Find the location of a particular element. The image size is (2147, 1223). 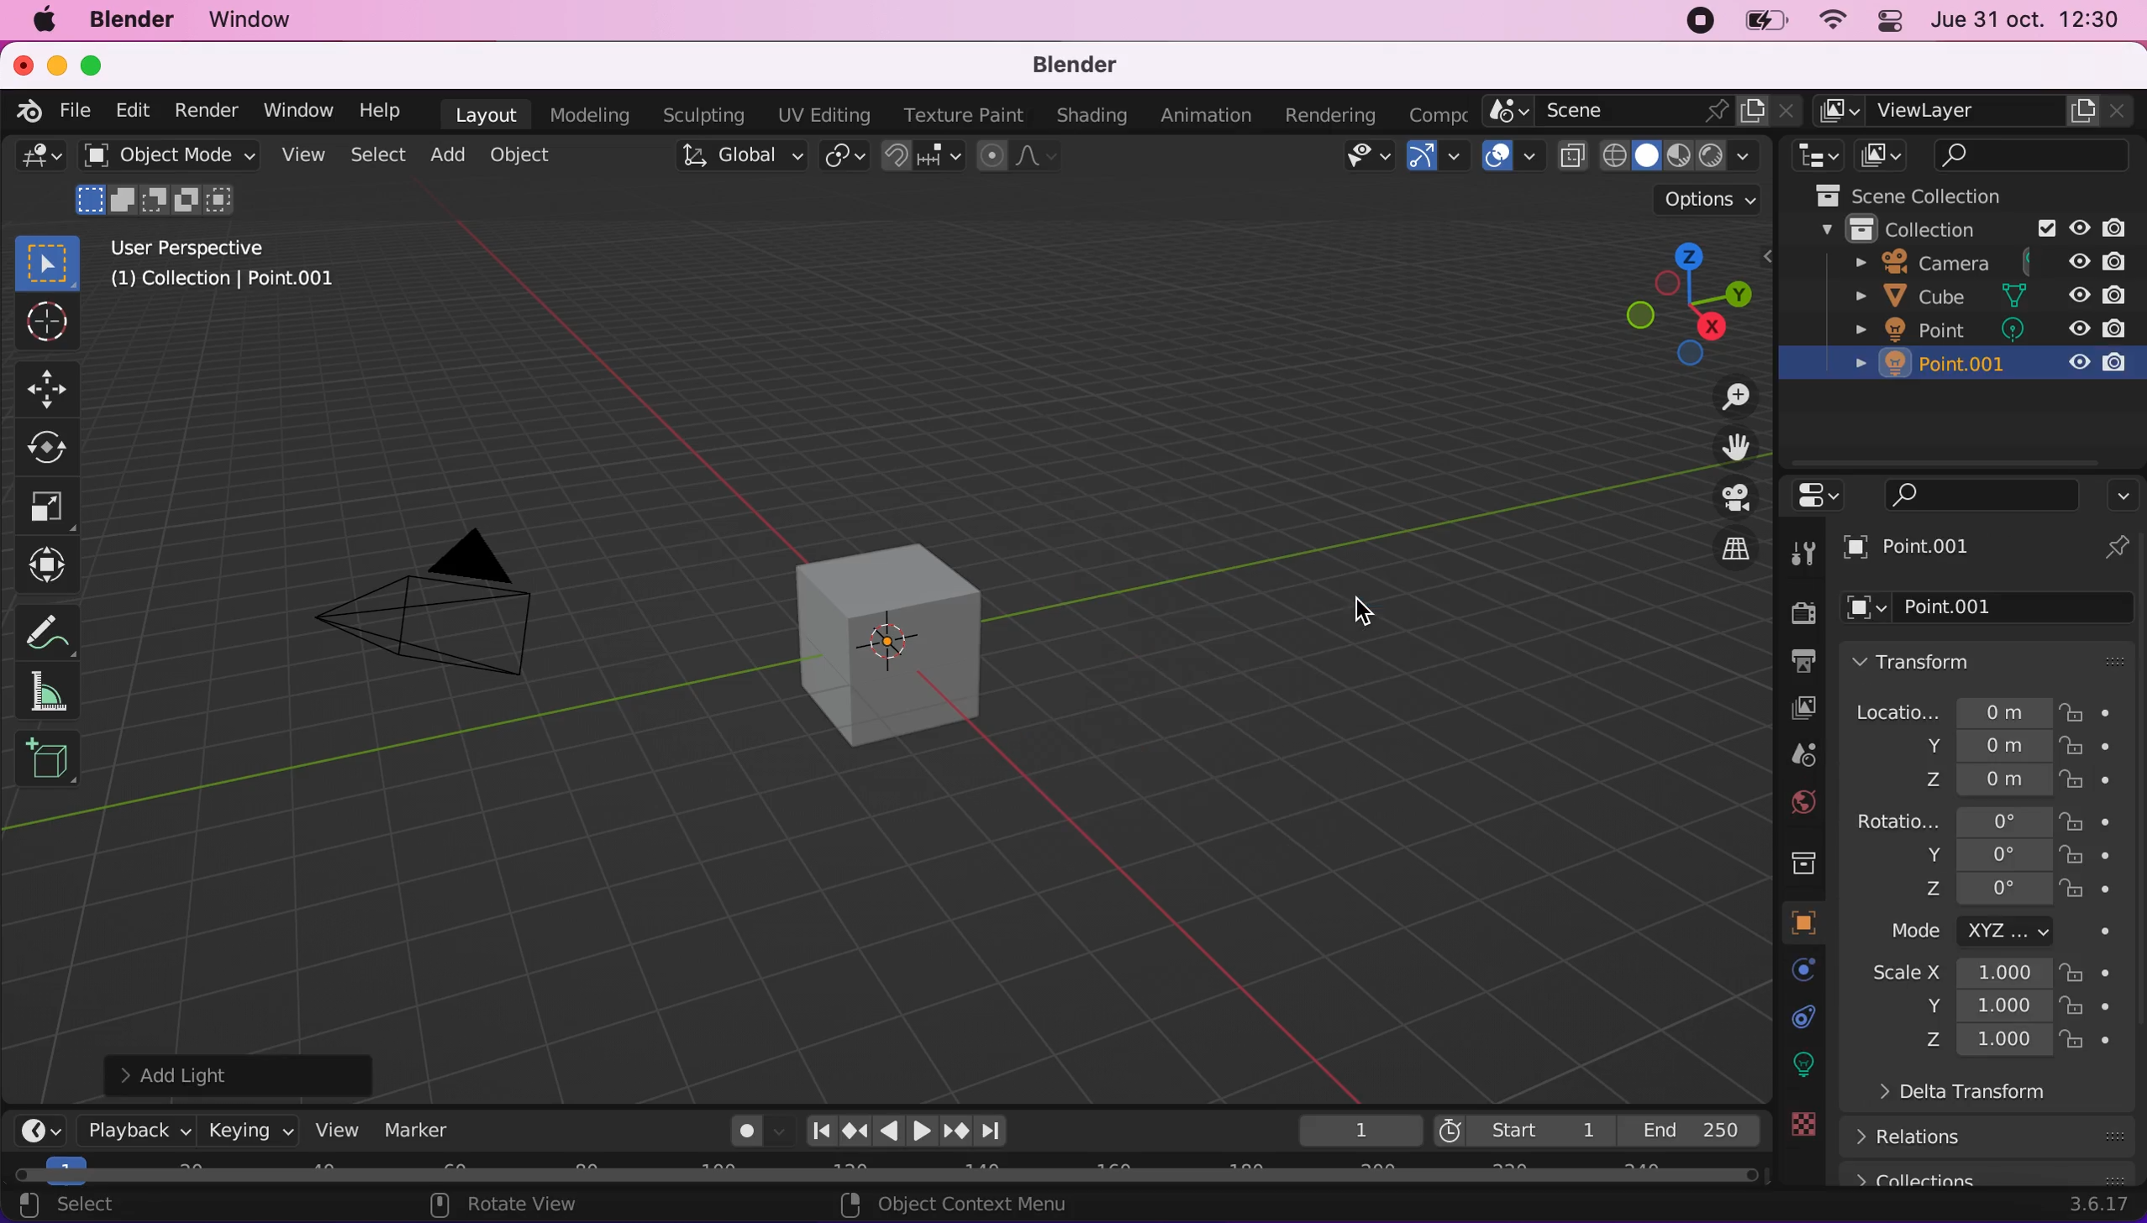

constraint is located at coordinates (1805, 969).